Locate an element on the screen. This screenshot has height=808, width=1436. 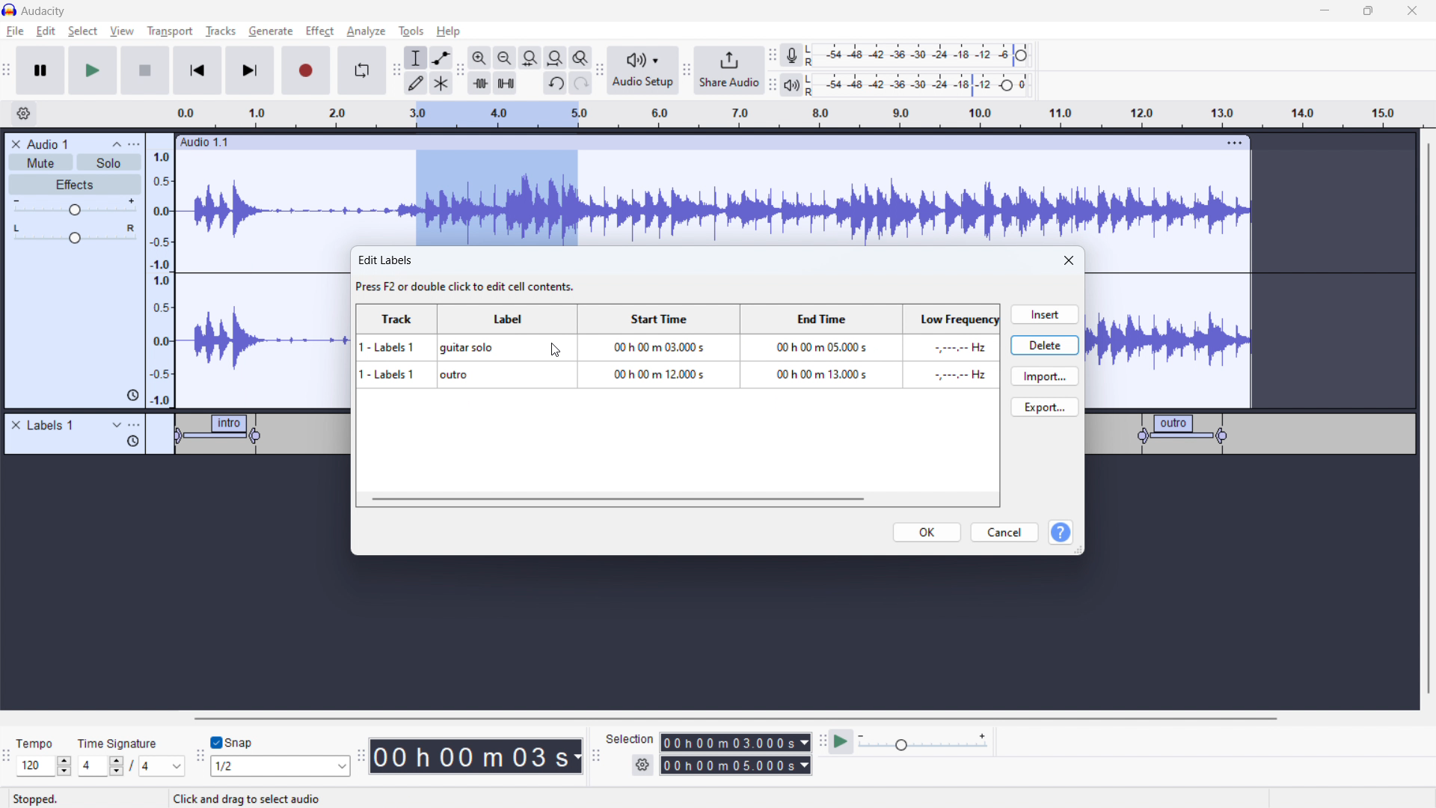
recording meter toolbar is located at coordinates (773, 57).